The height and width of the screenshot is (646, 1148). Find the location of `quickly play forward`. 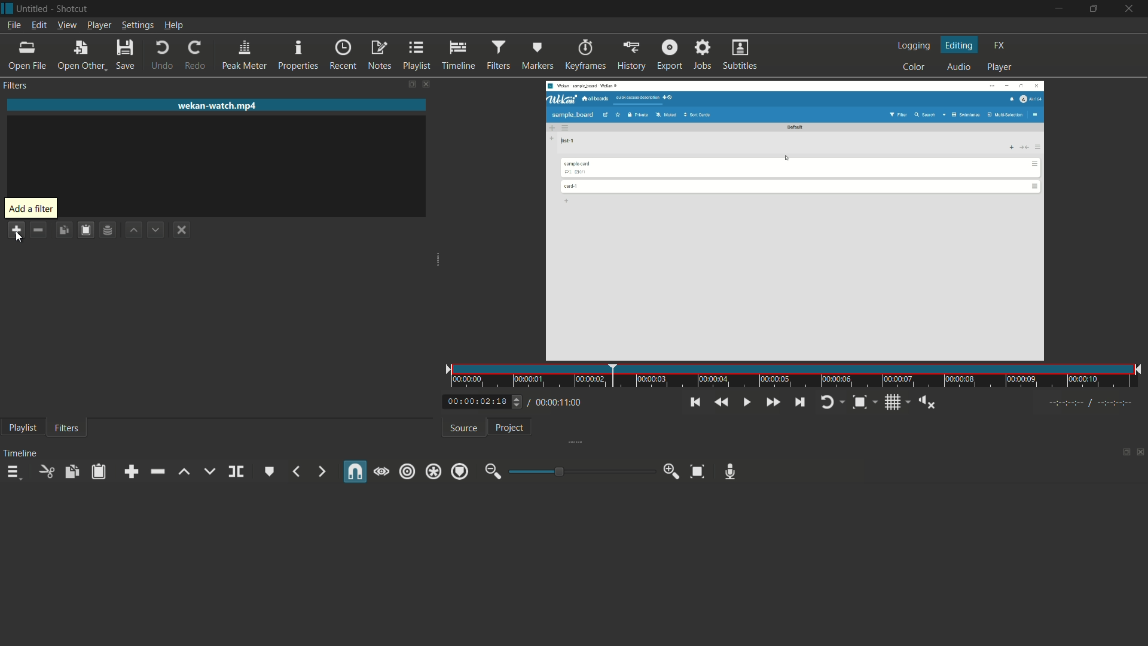

quickly play forward is located at coordinates (773, 403).